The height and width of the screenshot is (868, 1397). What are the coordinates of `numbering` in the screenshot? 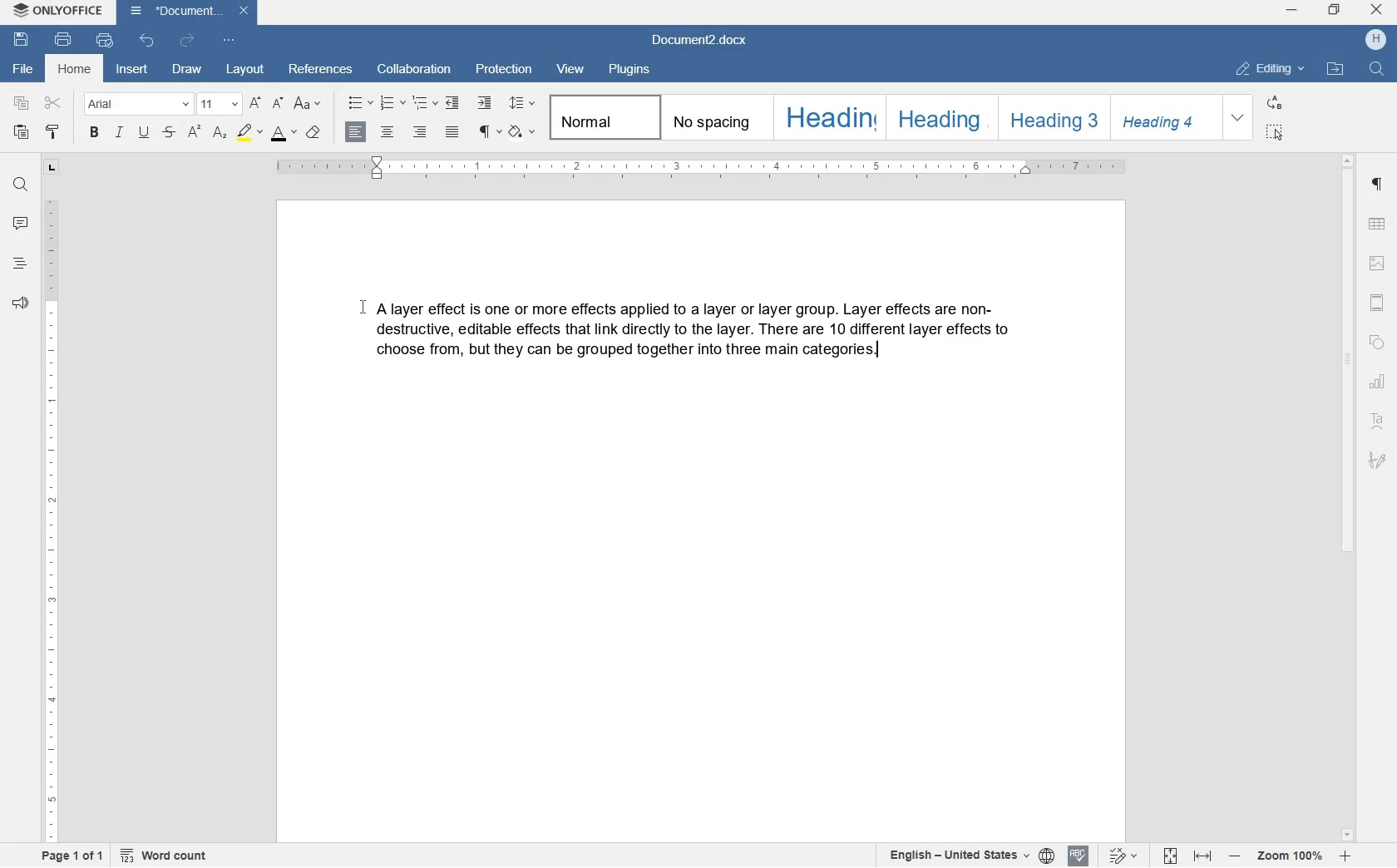 It's located at (390, 103).